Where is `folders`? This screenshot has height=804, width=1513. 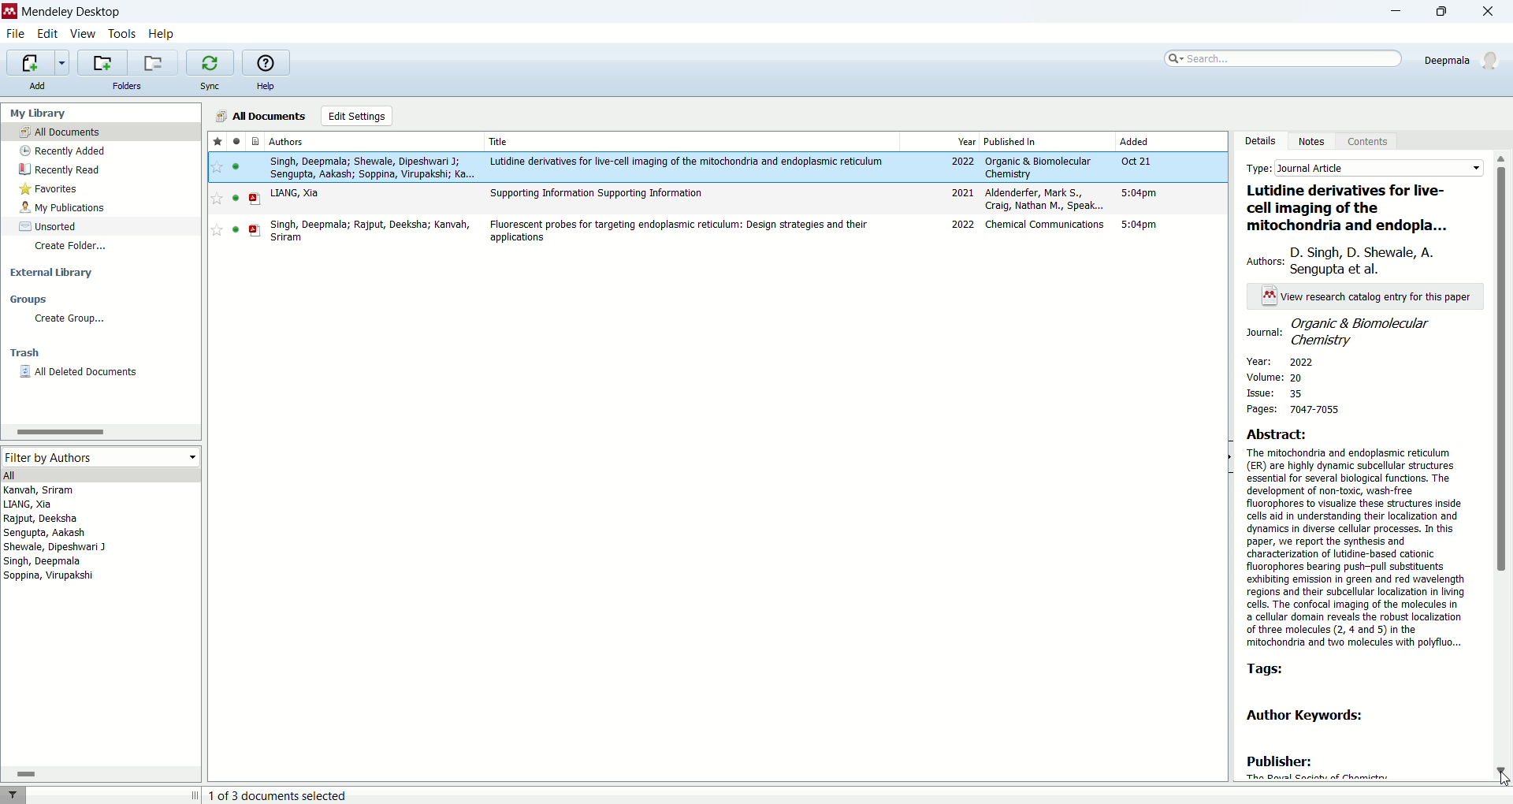
folders is located at coordinates (128, 86).